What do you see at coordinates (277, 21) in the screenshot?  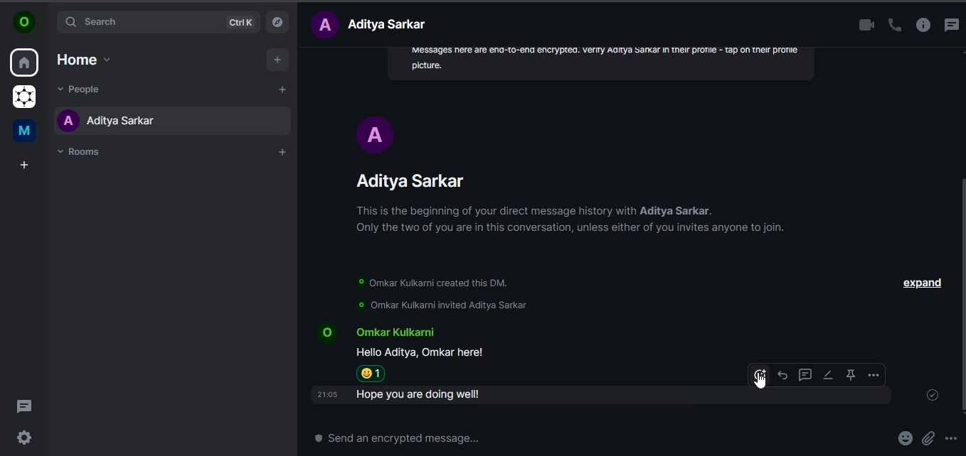 I see `explore rooms` at bounding box center [277, 21].